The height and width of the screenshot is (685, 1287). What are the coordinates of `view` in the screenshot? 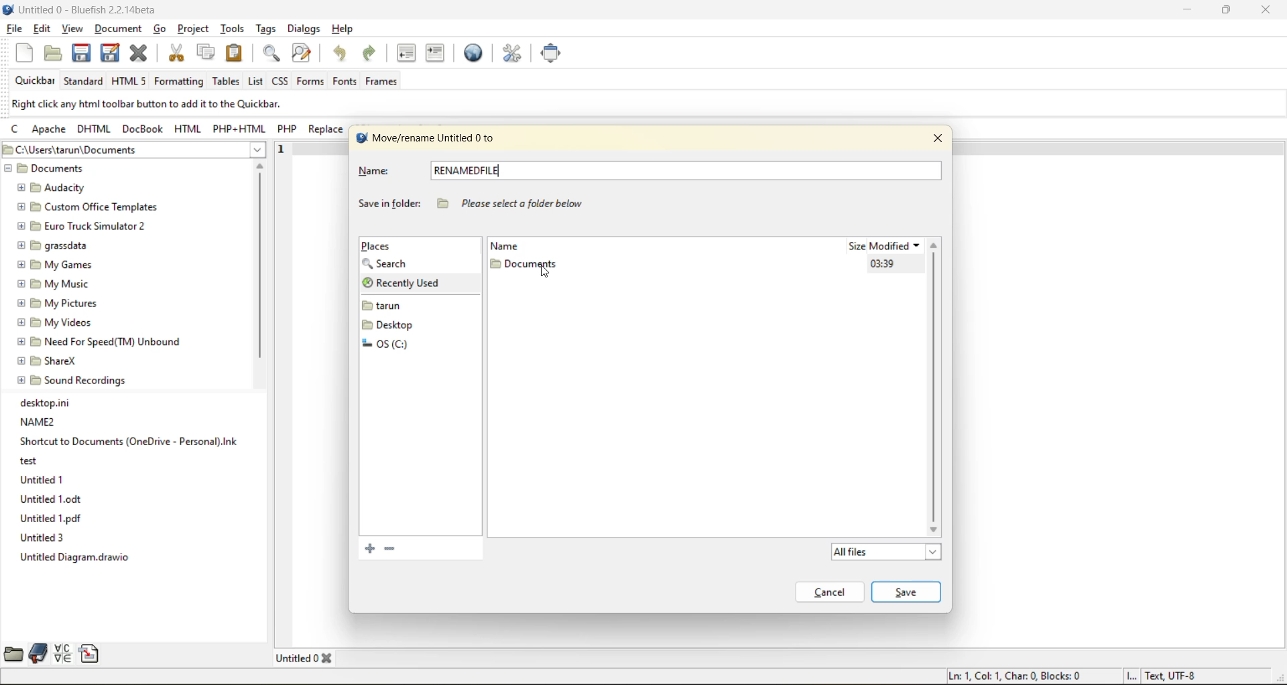 It's located at (70, 27).